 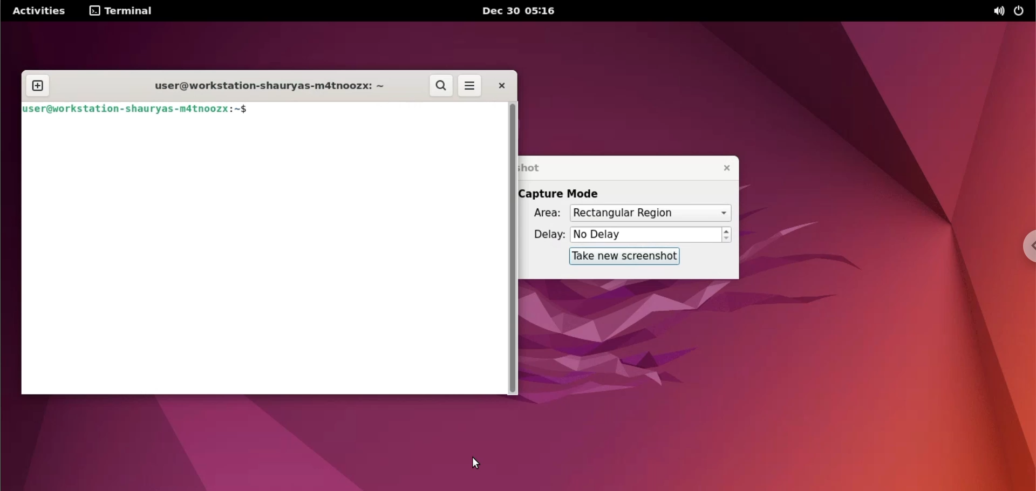 What do you see at coordinates (545, 236) in the screenshot?
I see `delay:` at bounding box center [545, 236].